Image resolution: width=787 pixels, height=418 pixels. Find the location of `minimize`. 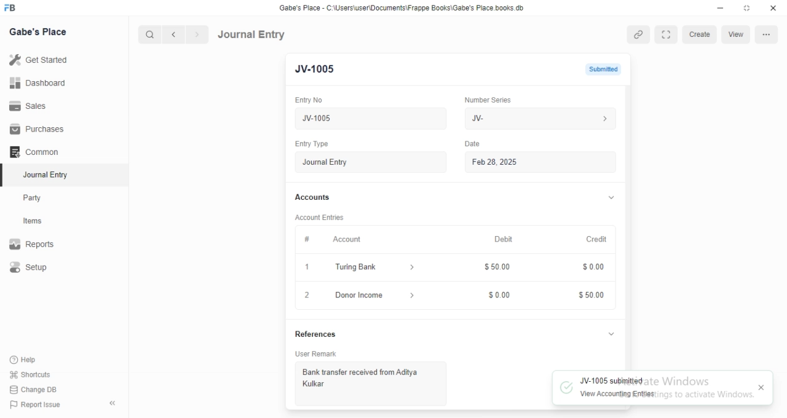

minimize is located at coordinates (719, 10).